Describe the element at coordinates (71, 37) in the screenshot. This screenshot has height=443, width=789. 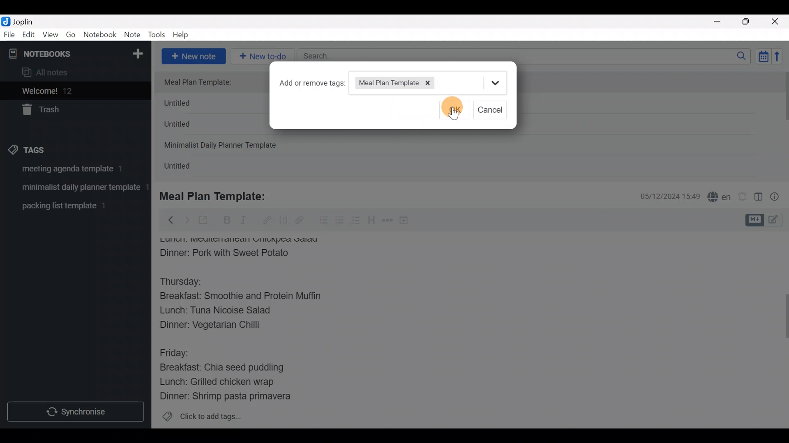
I see `Go` at that location.